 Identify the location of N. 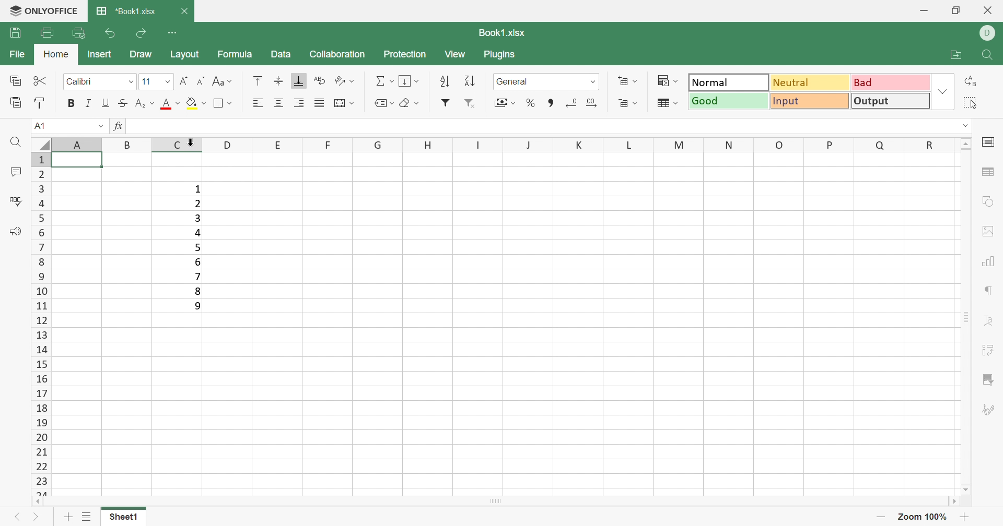
(731, 144).